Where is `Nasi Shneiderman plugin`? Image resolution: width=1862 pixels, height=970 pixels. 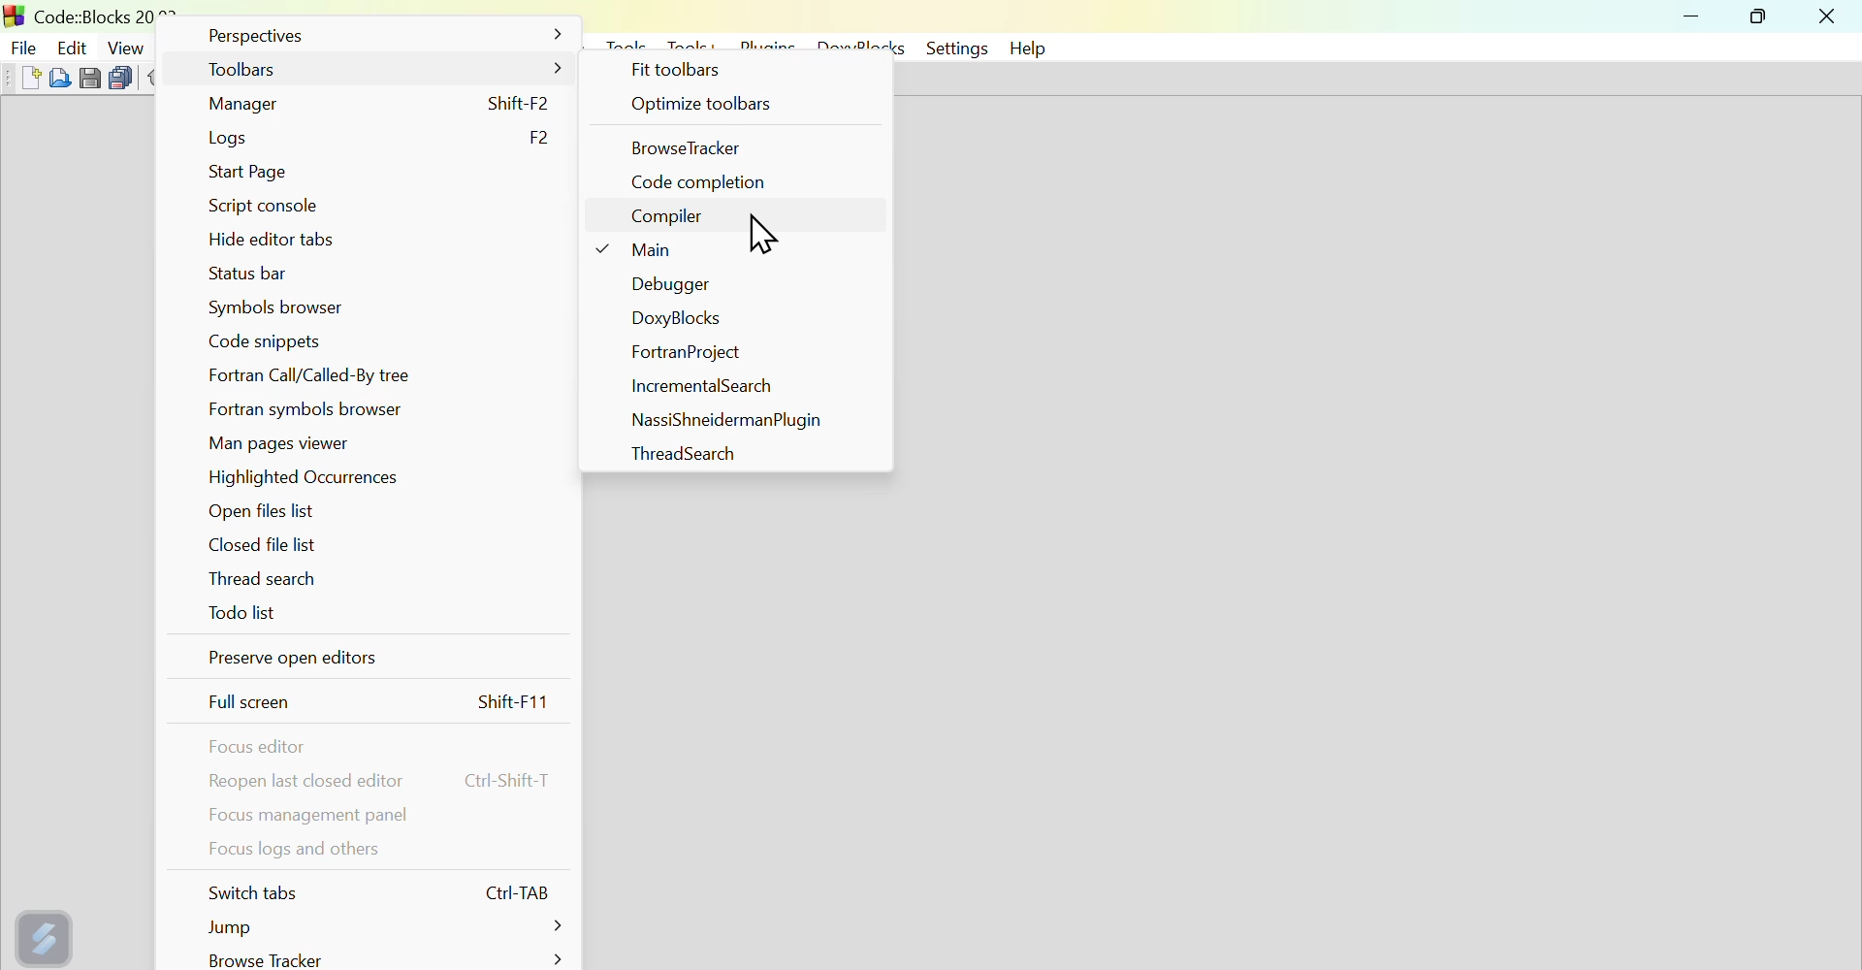
Nasi Shneiderman plugin is located at coordinates (722, 419).